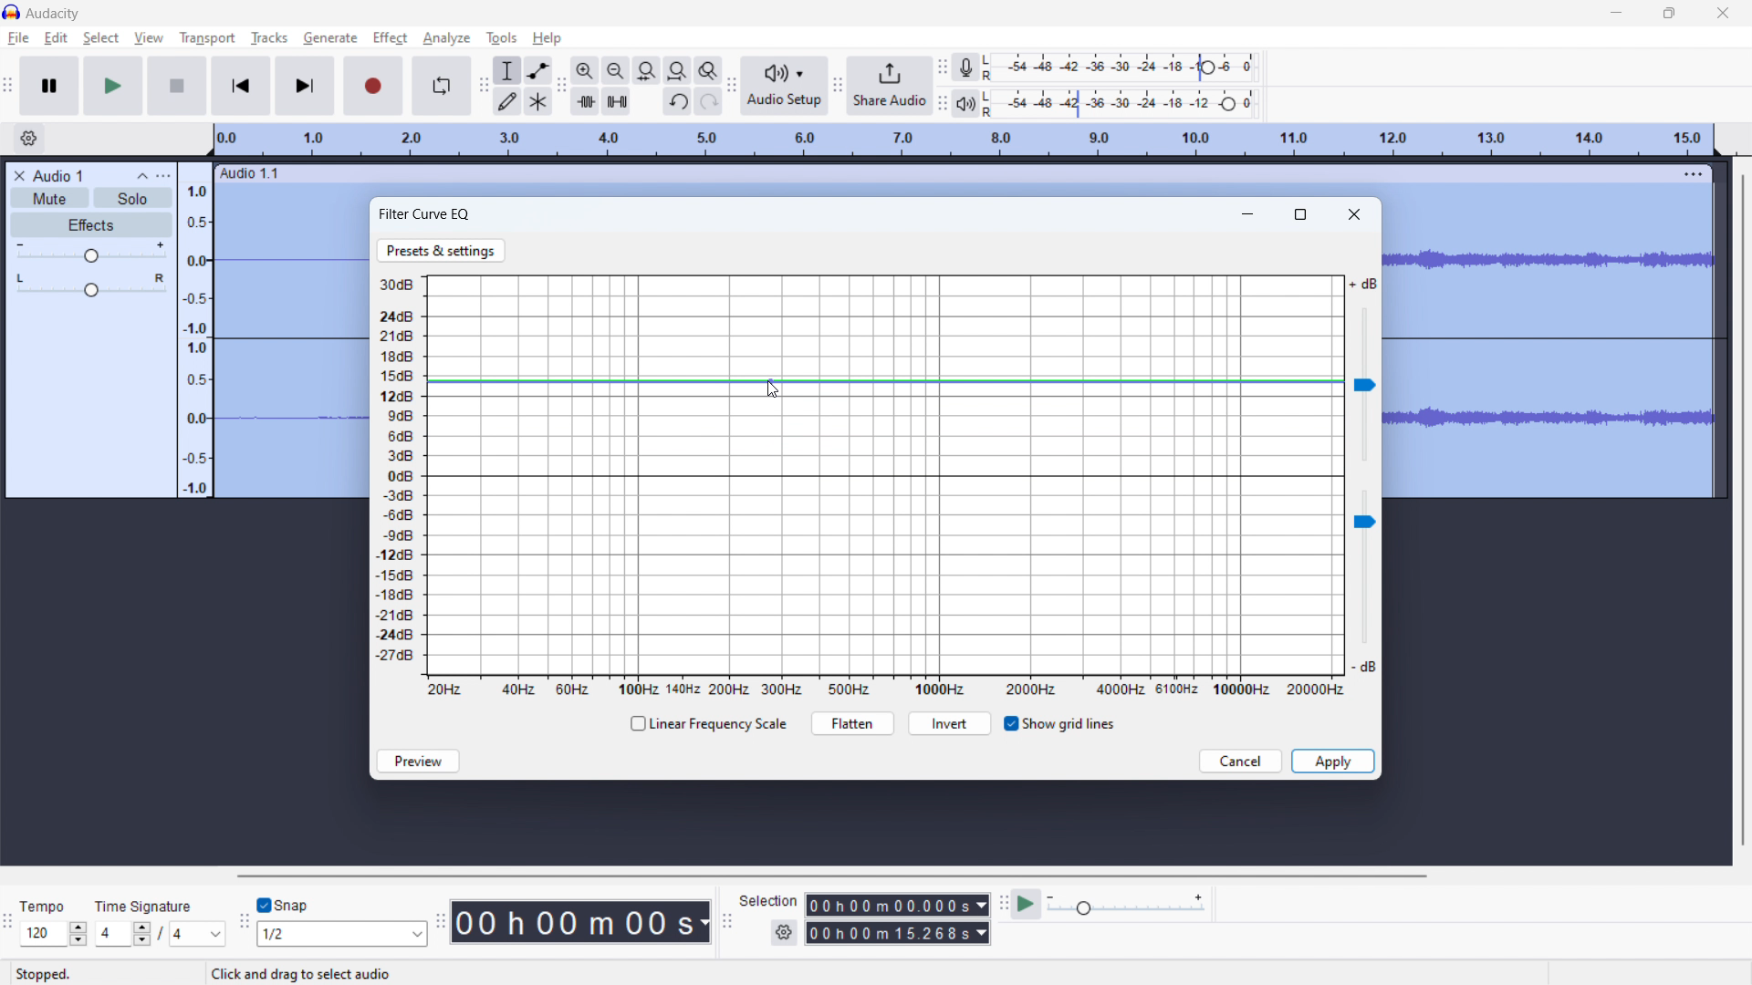  I want to click on playback meter, so click(971, 102).